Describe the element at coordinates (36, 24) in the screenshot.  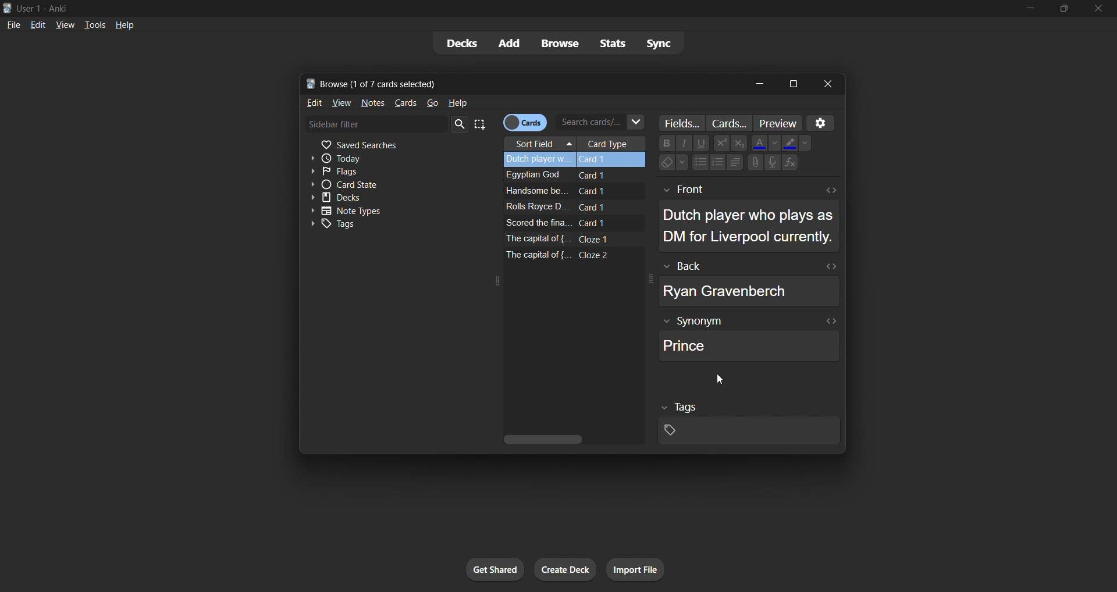
I see `edit` at that location.